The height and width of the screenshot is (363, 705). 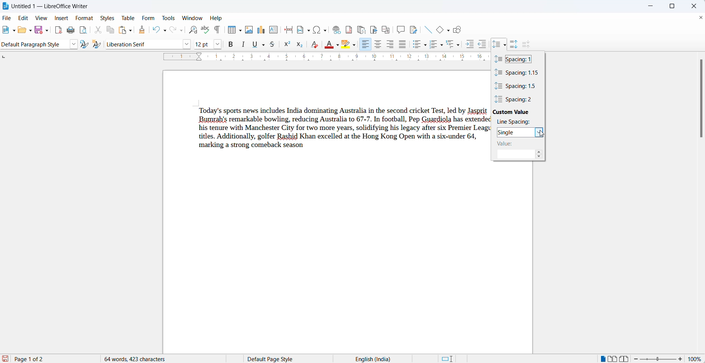 What do you see at coordinates (696, 358) in the screenshot?
I see `zoom percentage` at bounding box center [696, 358].